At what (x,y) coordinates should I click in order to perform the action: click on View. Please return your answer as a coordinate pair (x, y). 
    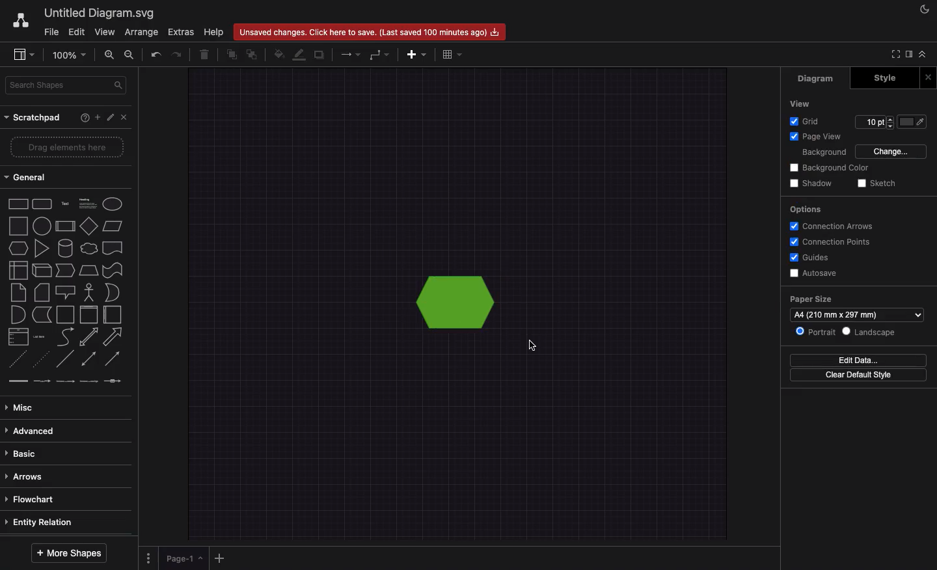
    Looking at the image, I should click on (799, 103).